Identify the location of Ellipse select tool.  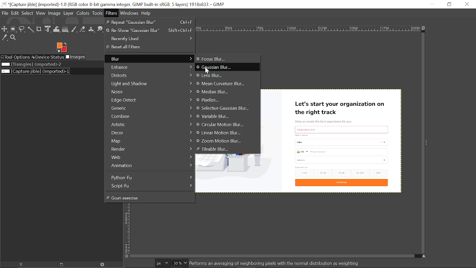
(13, 29).